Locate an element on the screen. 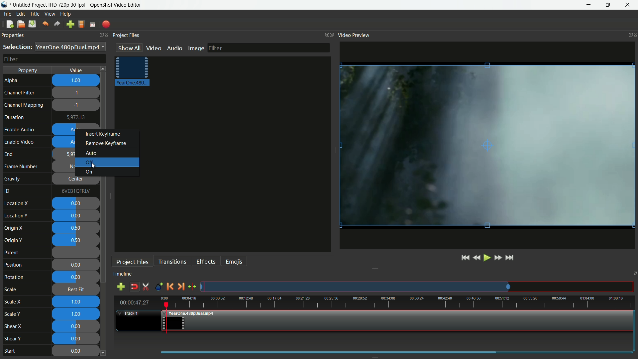 This screenshot has width=638, height=359. view menu is located at coordinates (50, 14).